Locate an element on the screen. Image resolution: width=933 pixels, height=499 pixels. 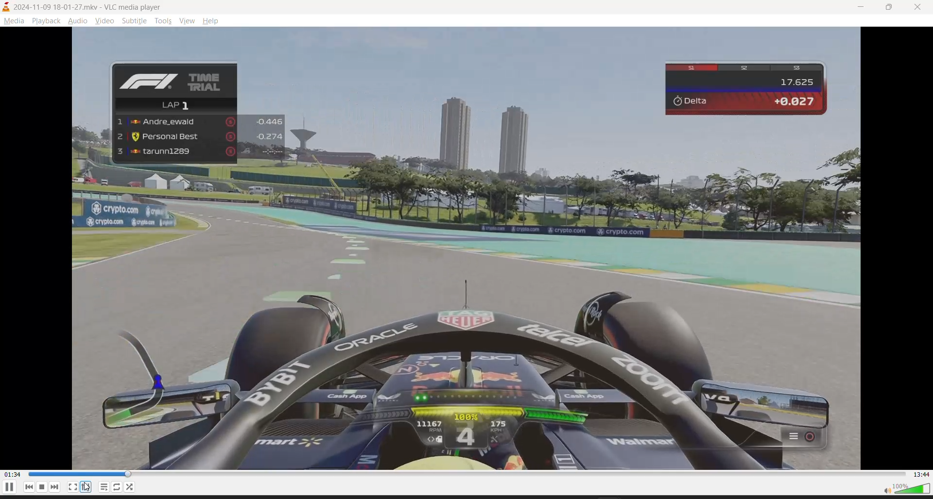
volume is located at coordinates (903, 490).